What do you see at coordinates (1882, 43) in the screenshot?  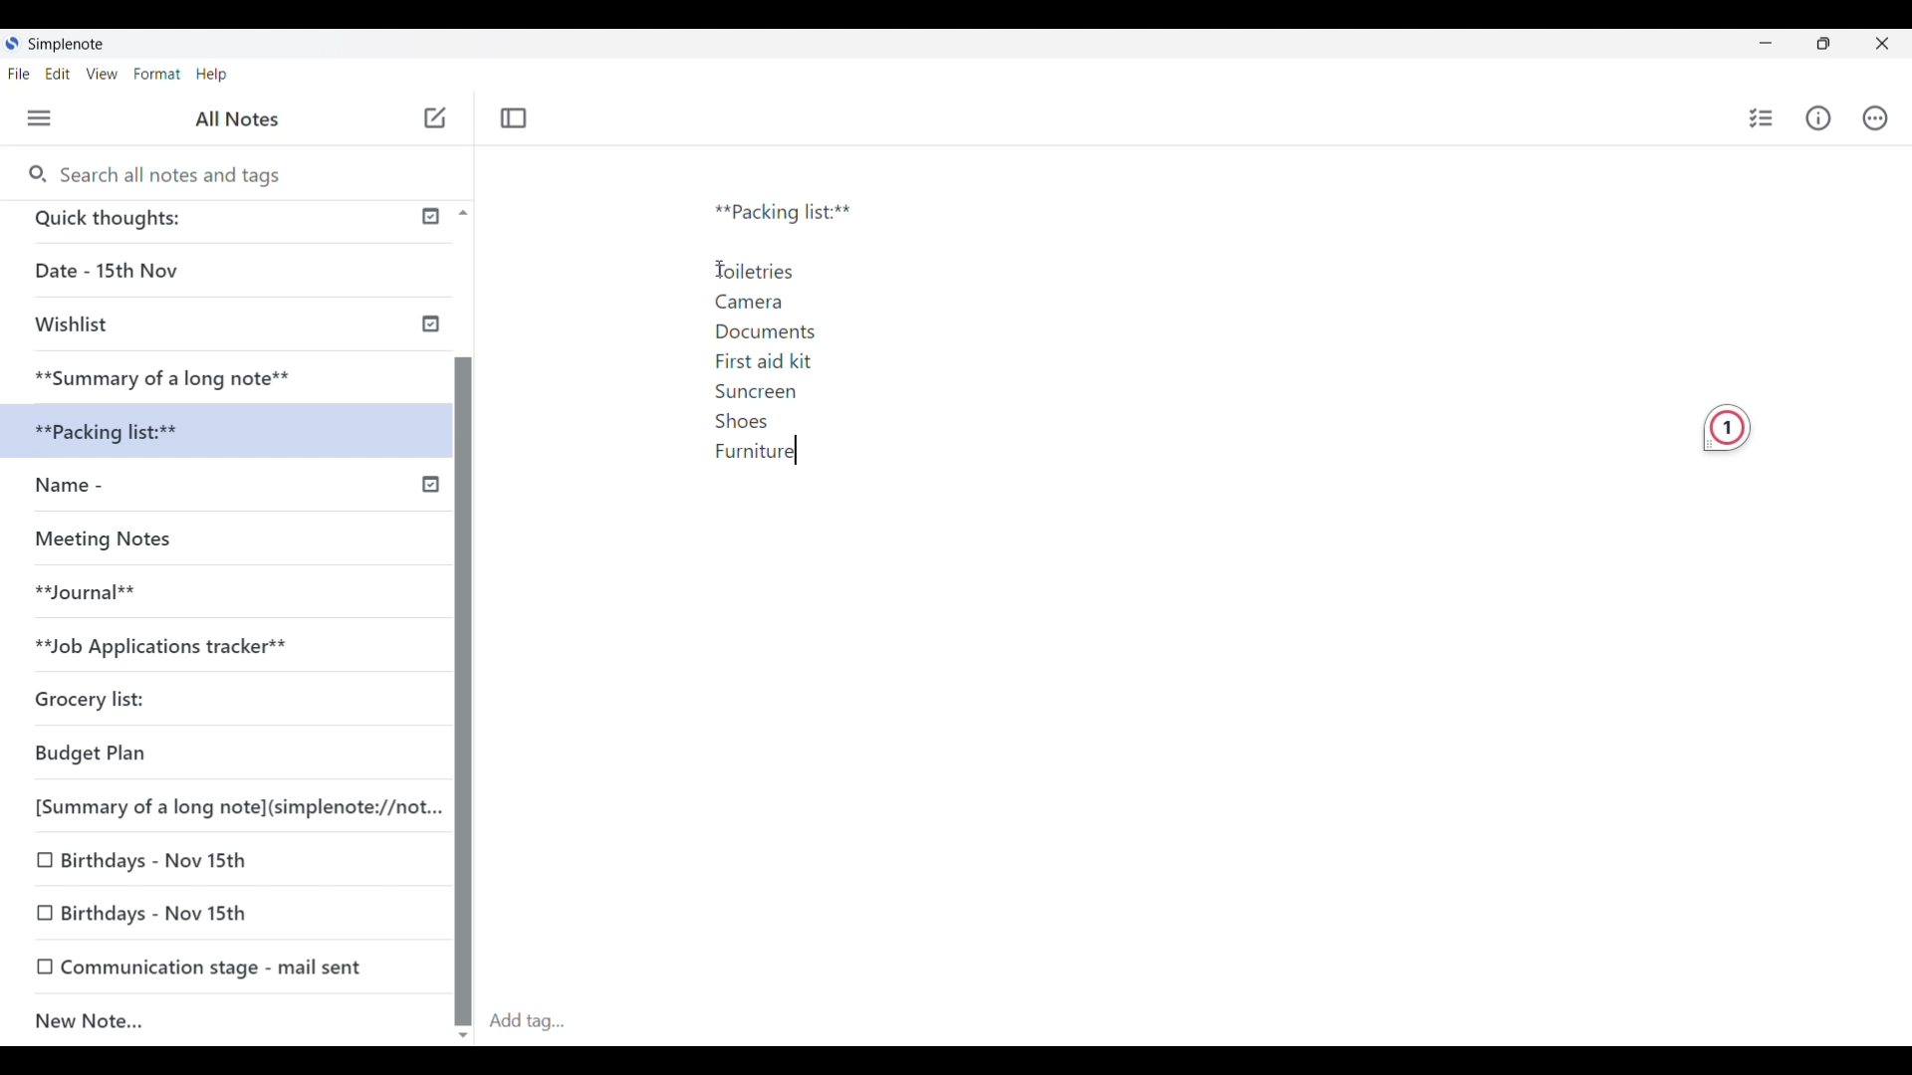 I see `Close interface` at bounding box center [1882, 43].